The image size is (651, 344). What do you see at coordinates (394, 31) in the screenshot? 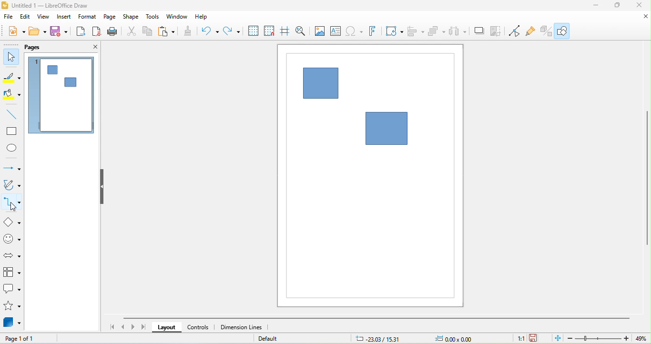
I see `transformation` at bounding box center [394, 31].